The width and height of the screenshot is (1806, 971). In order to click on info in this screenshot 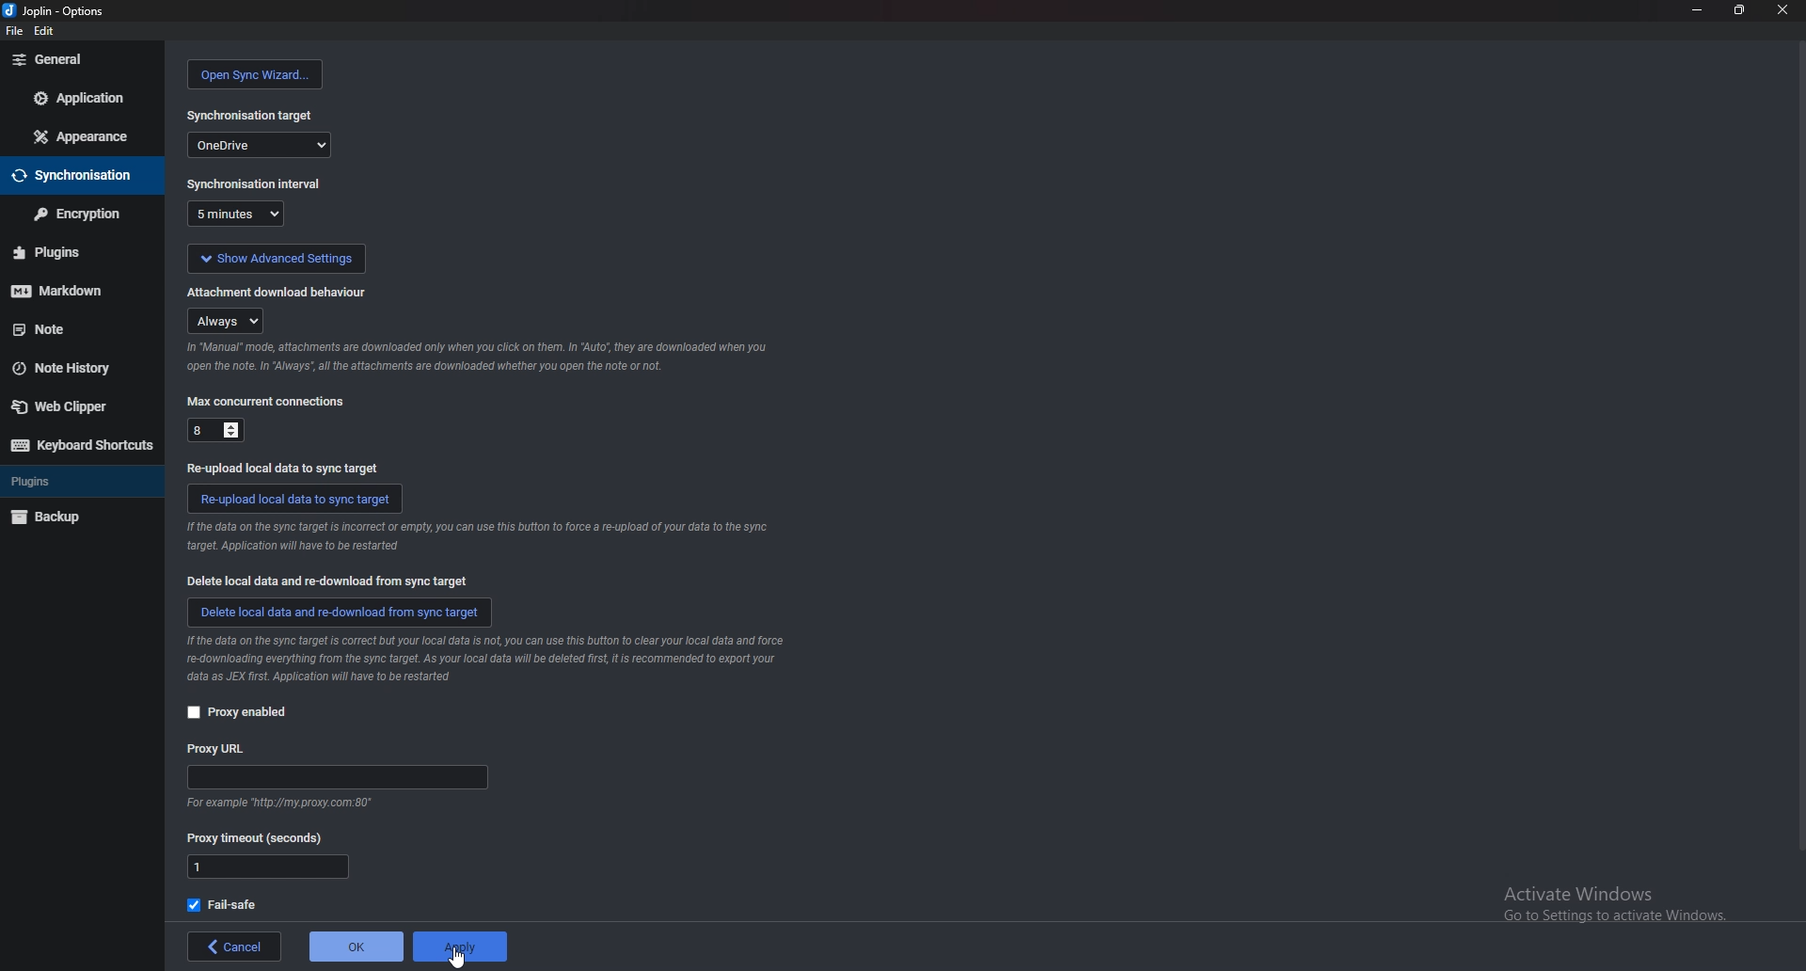, I will do `click(486, 660)`.